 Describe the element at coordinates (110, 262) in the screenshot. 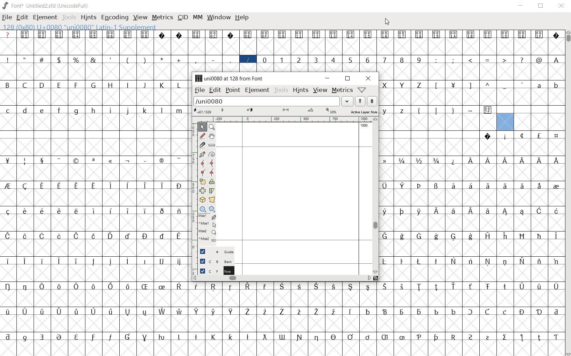

I see `glyph` at that location.